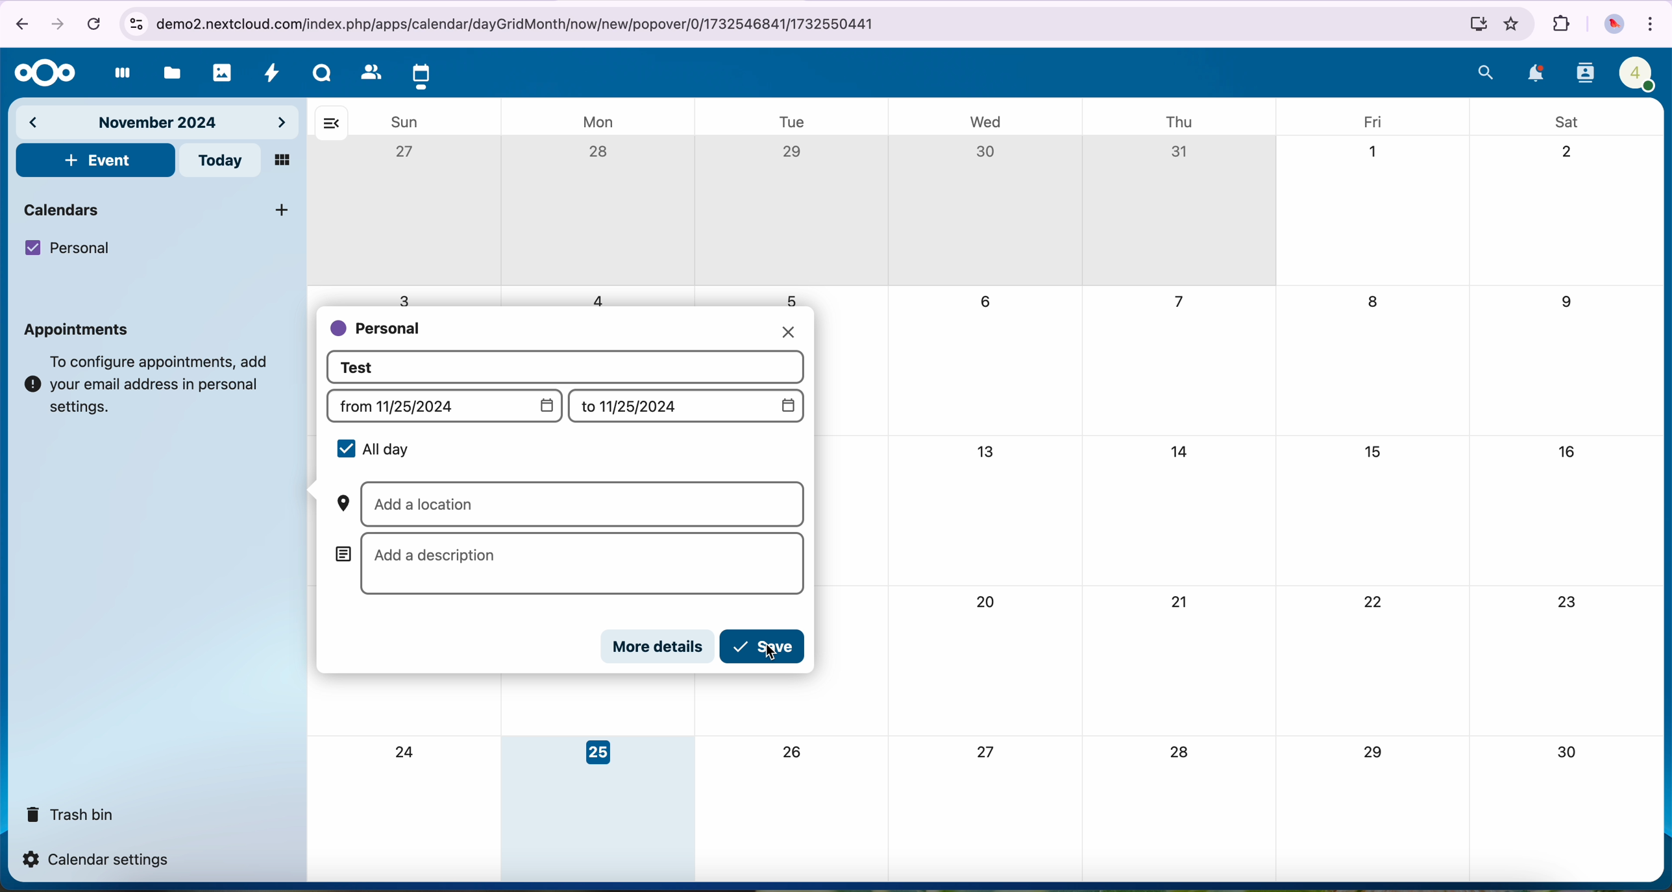 The width and height of the screenshot is (1672, 892). Describe the element at coordinates (983, 601) in the screenshot. I see `20` at that location.